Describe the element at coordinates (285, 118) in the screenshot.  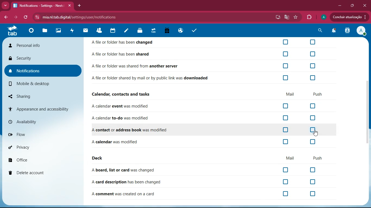
I see `off` at that location.